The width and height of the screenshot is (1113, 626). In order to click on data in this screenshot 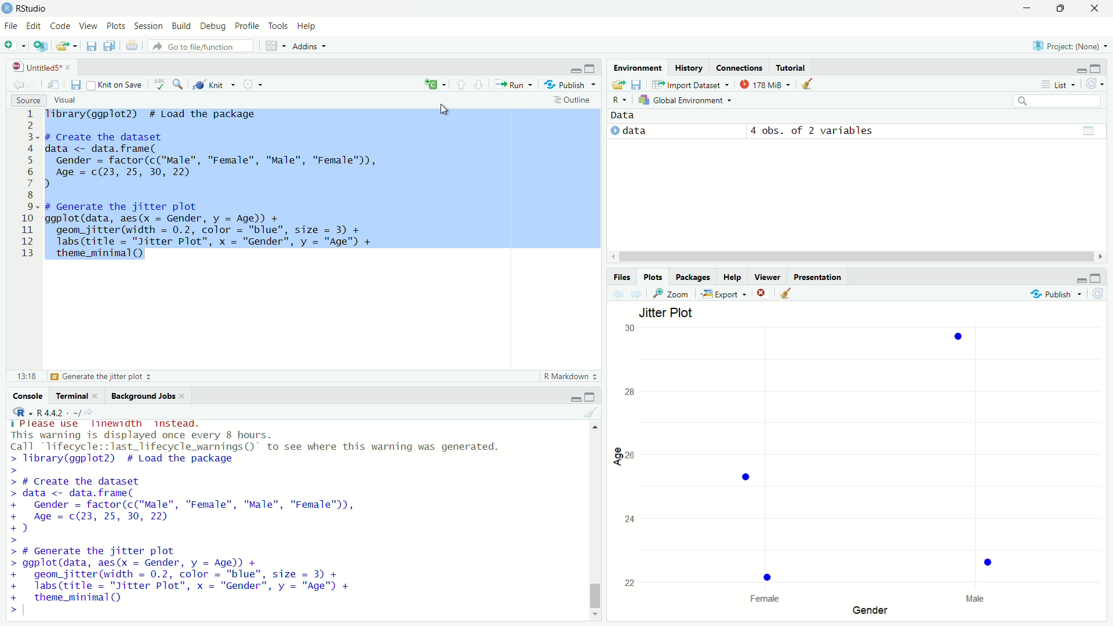, I will do `click(631, 114)`.